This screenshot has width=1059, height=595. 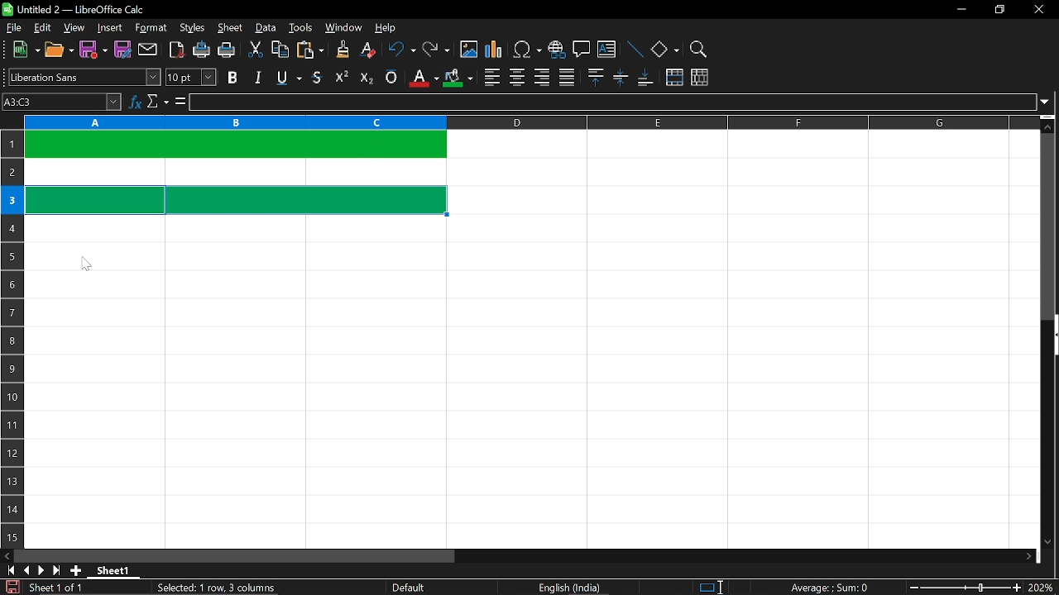 I want to click on function wizard, so click(x=135, y=102).